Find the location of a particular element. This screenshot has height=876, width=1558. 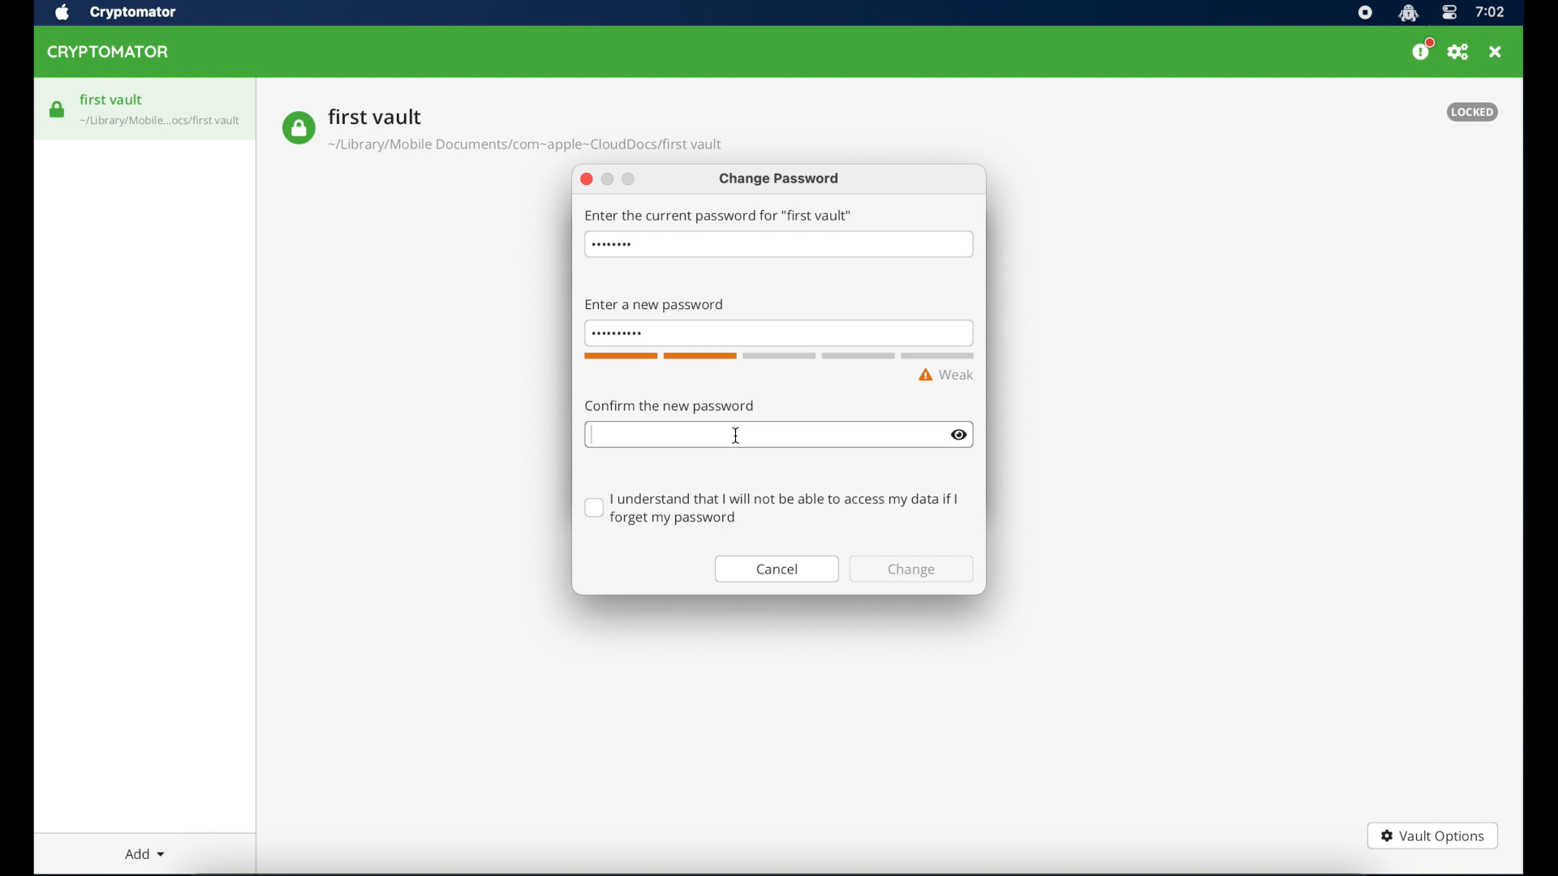

apple icon is located at coordinates (61, 13).